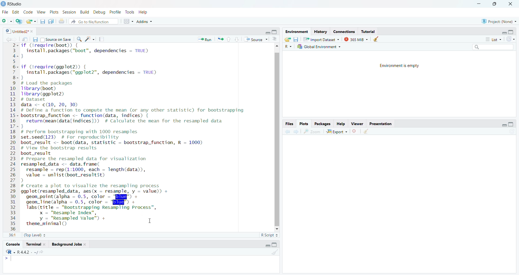 The image size is (519, 275). I want to click on go back, so click(287, 131).